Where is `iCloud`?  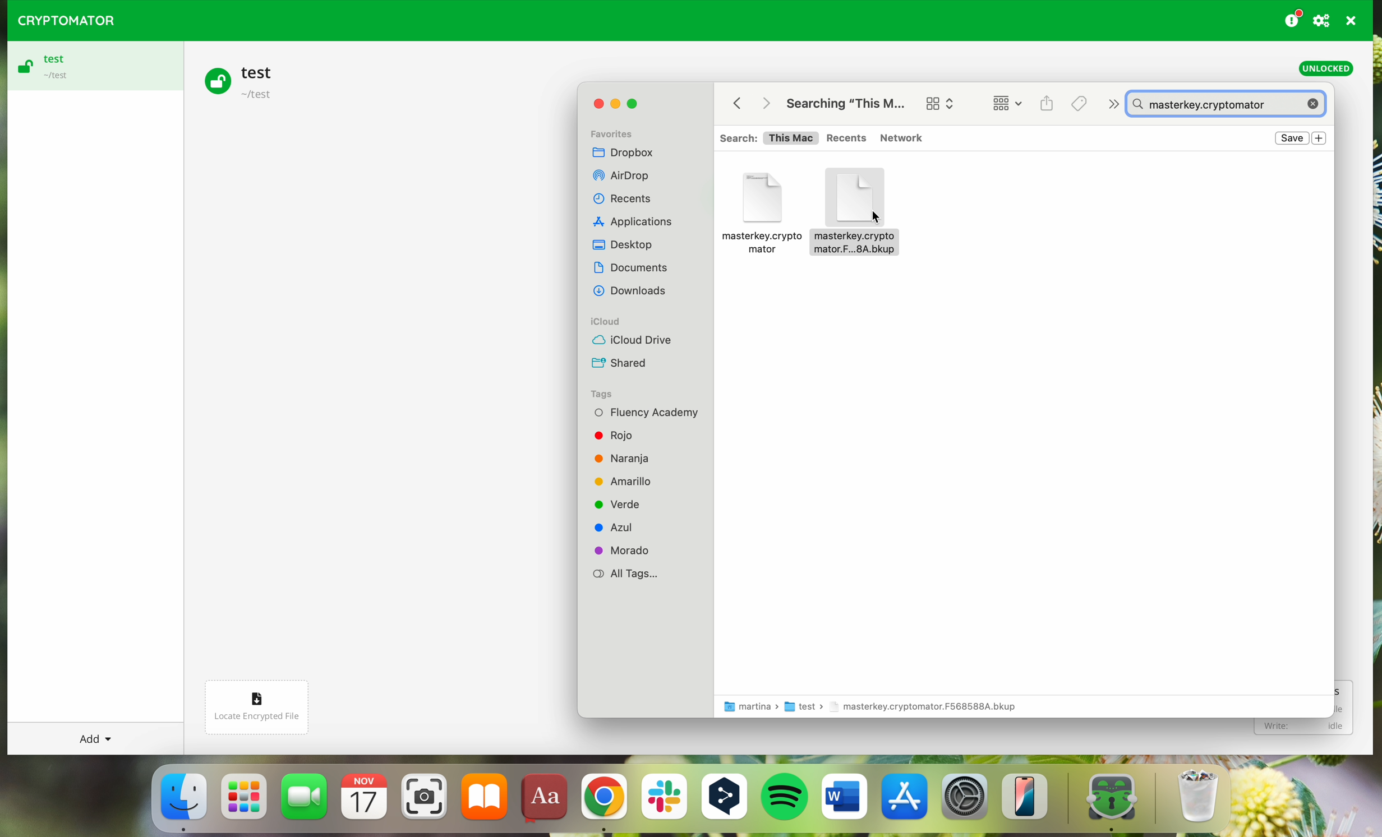
iCloud is located at coordinates (611, 321).